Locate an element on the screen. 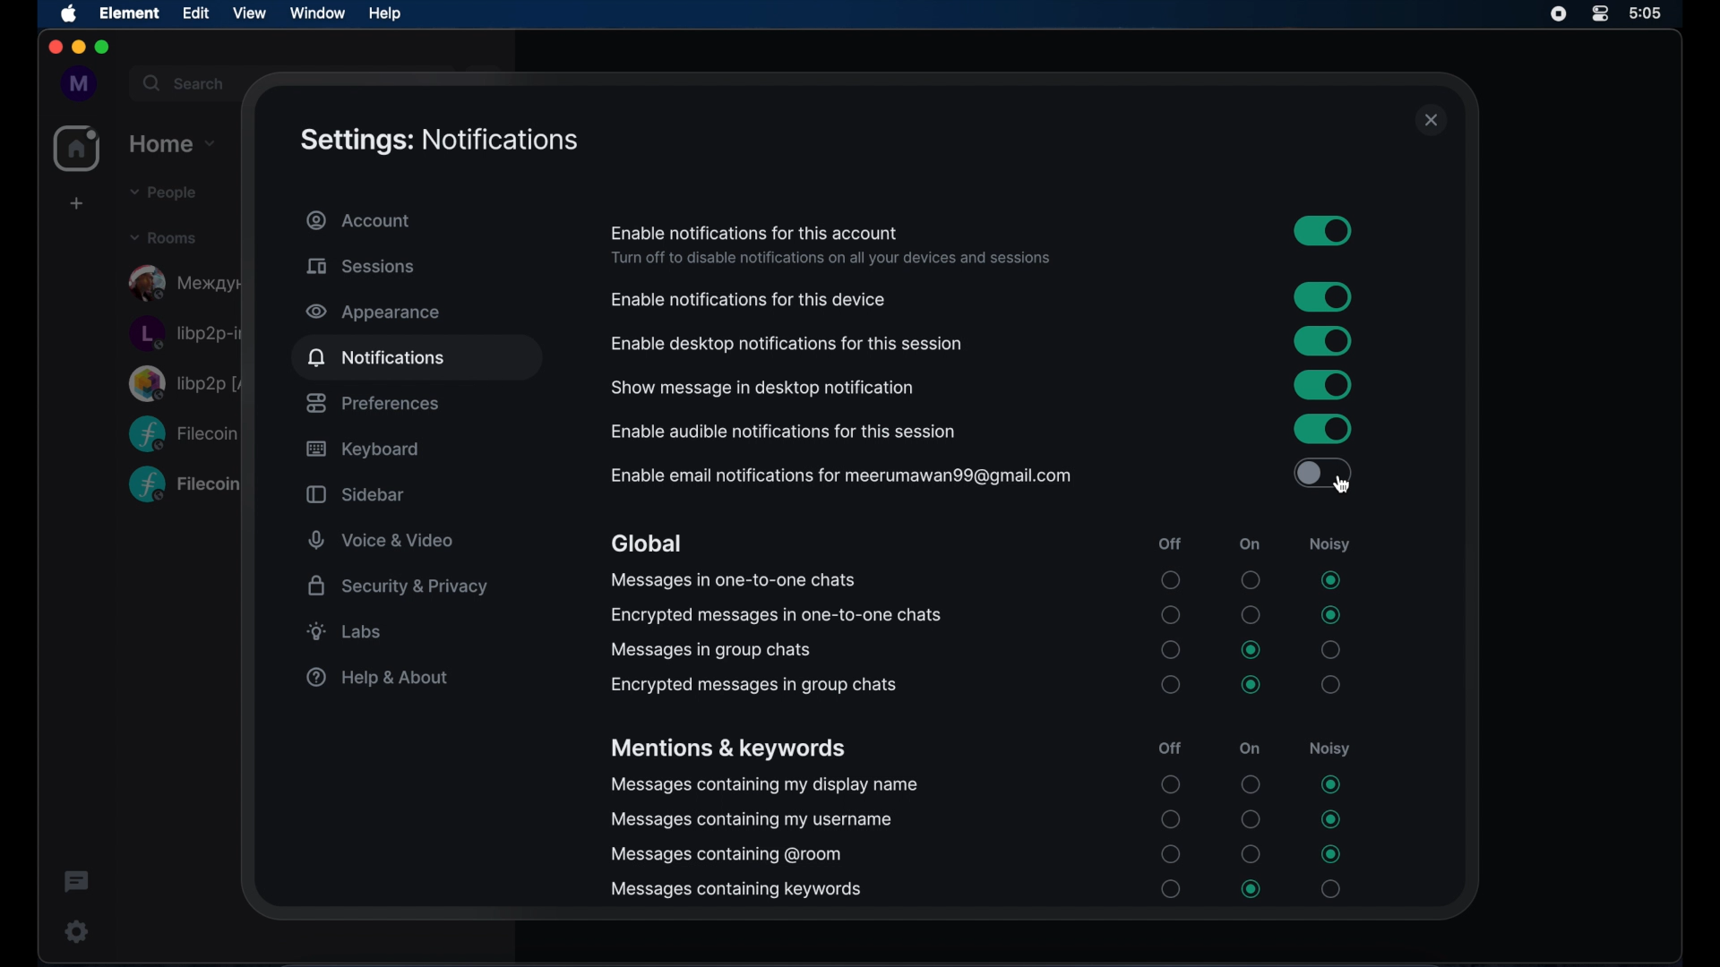 The image size is (1720, 967). noisy is located at coordinates (1329, 748).